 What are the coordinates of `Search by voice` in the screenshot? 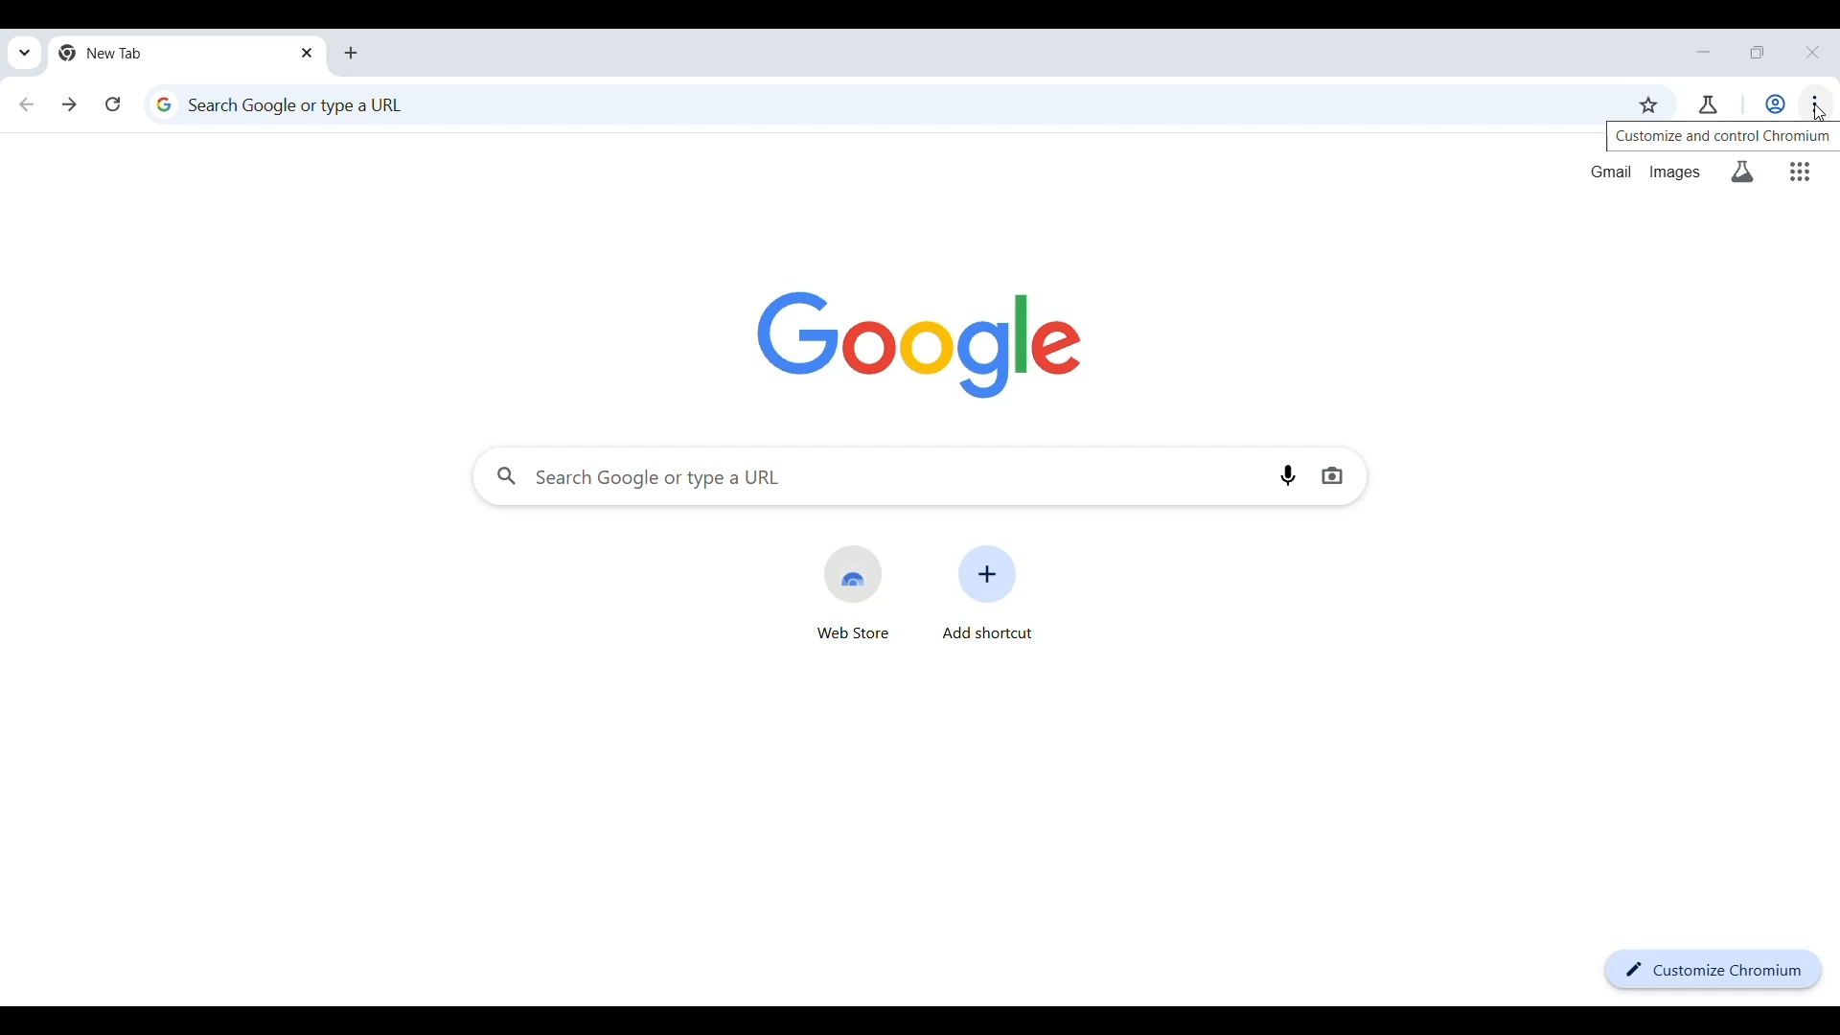 It's located at (1287, 474).